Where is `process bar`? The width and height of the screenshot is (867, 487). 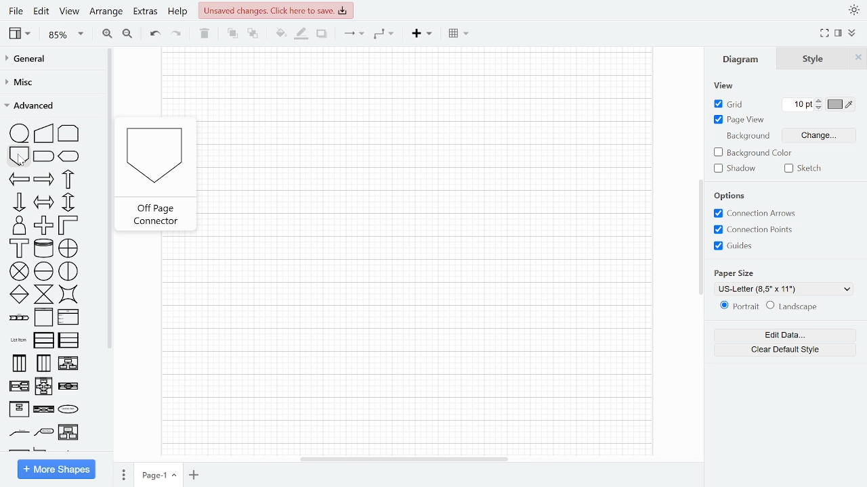 process bar is located at coordinates (18, 318).